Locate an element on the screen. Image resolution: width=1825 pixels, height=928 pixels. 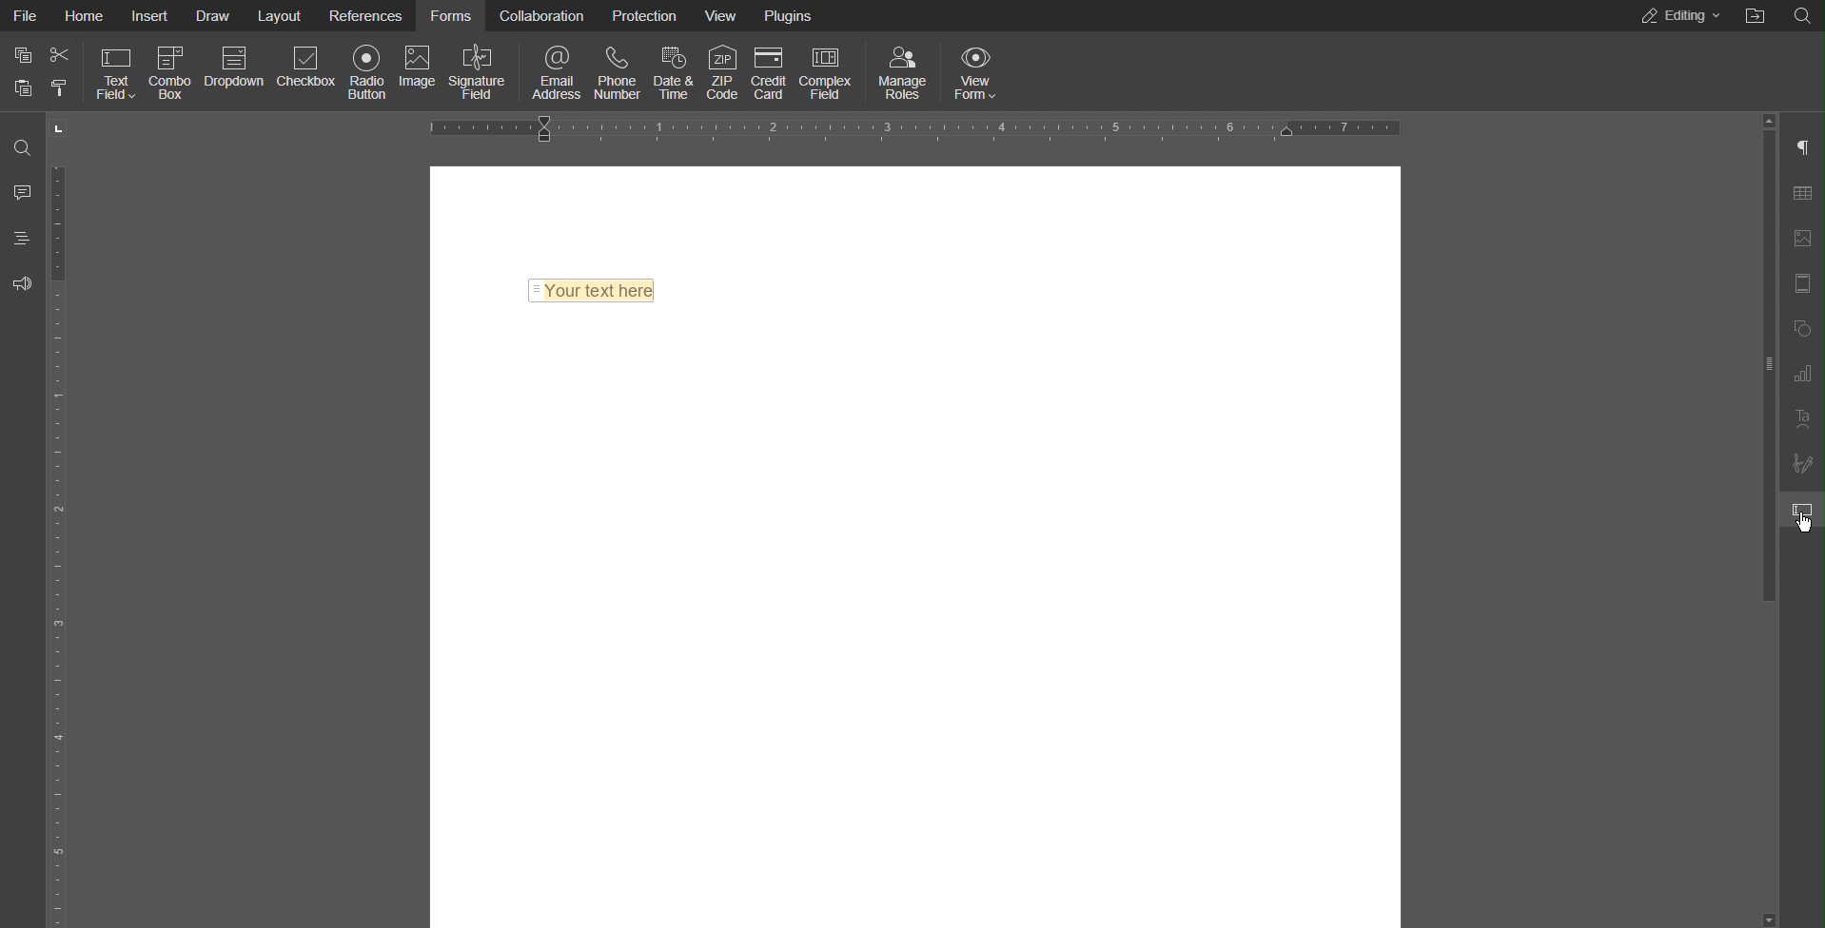
copy is located at coordinates (25, 55).